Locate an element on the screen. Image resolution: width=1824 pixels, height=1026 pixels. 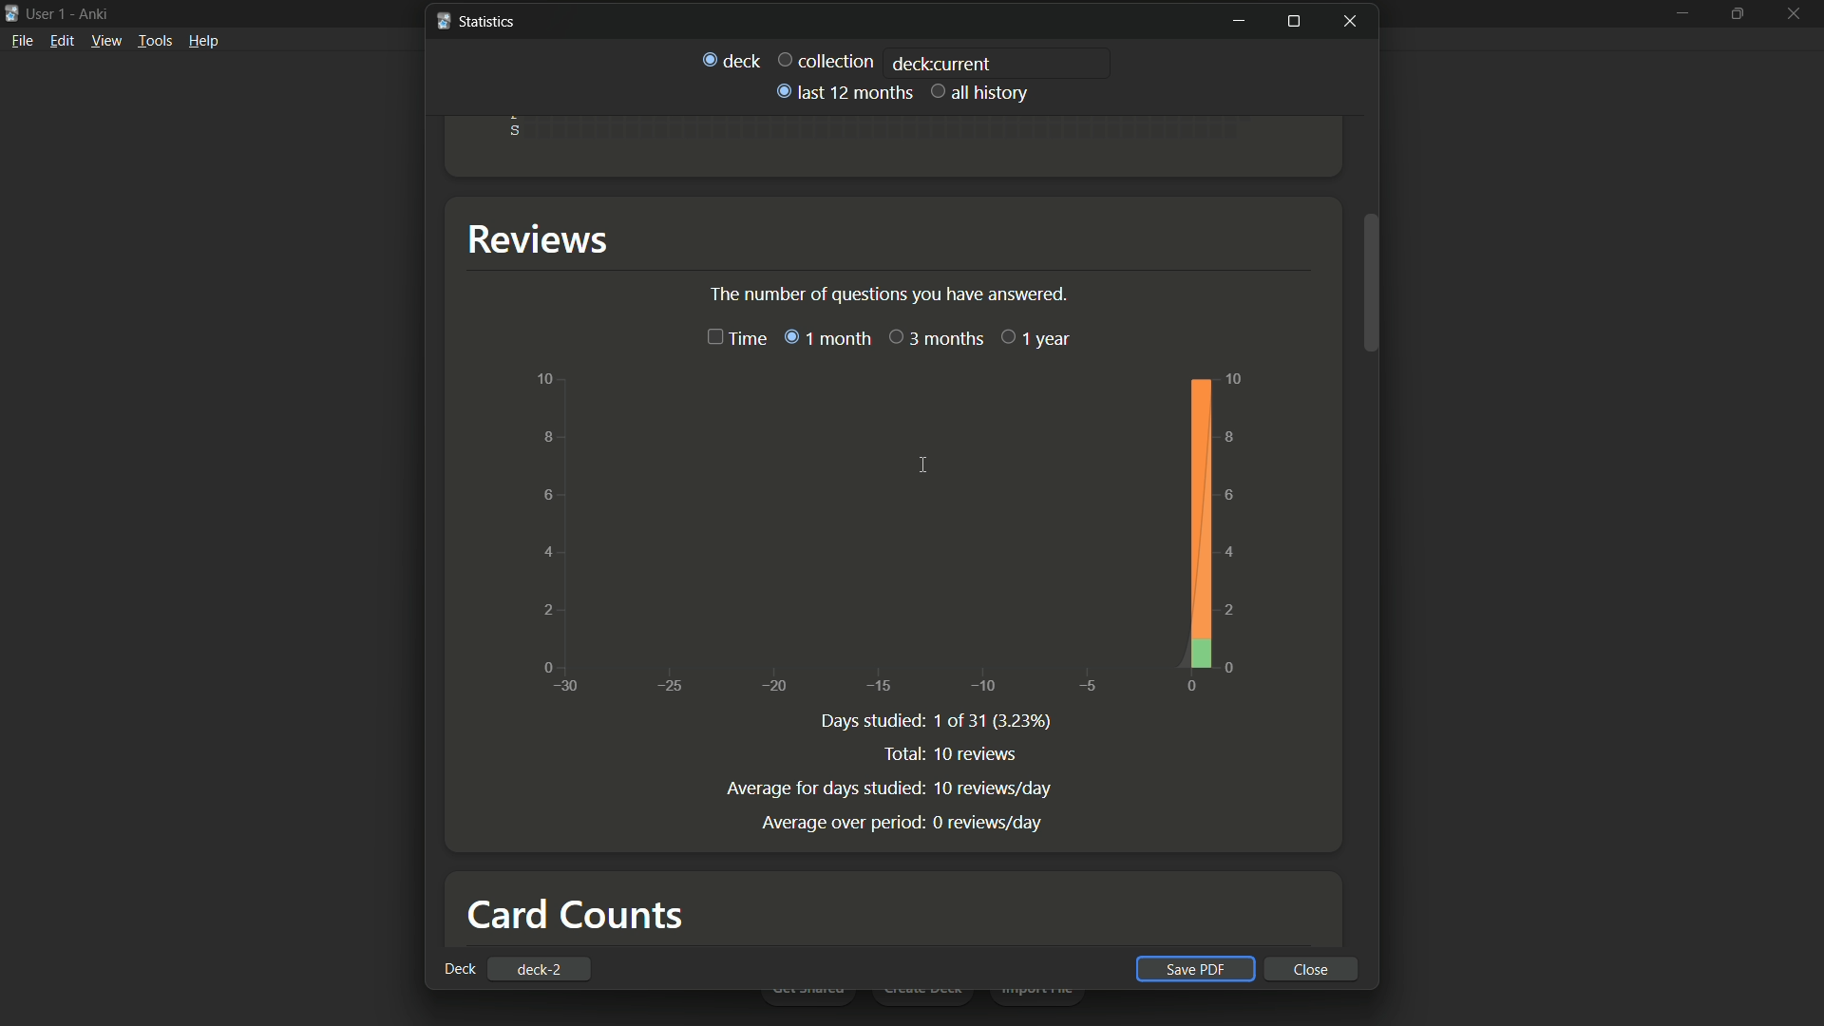
Close app is located at coordinates (1796, 27).